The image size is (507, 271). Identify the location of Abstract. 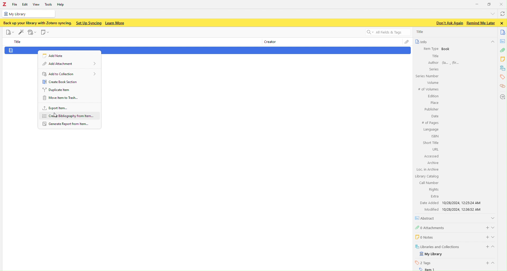
(427, 218).